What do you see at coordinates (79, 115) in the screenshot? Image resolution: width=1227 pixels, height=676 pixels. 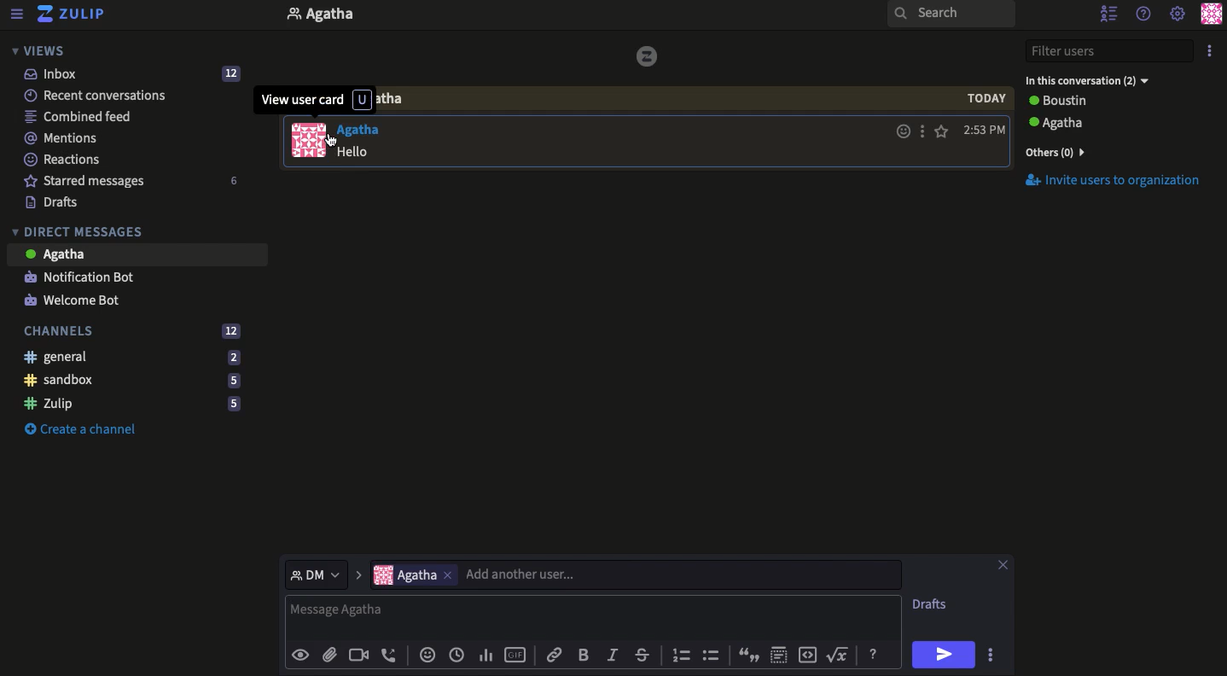 I see `Combined feed` at bounding box center [79, 115].